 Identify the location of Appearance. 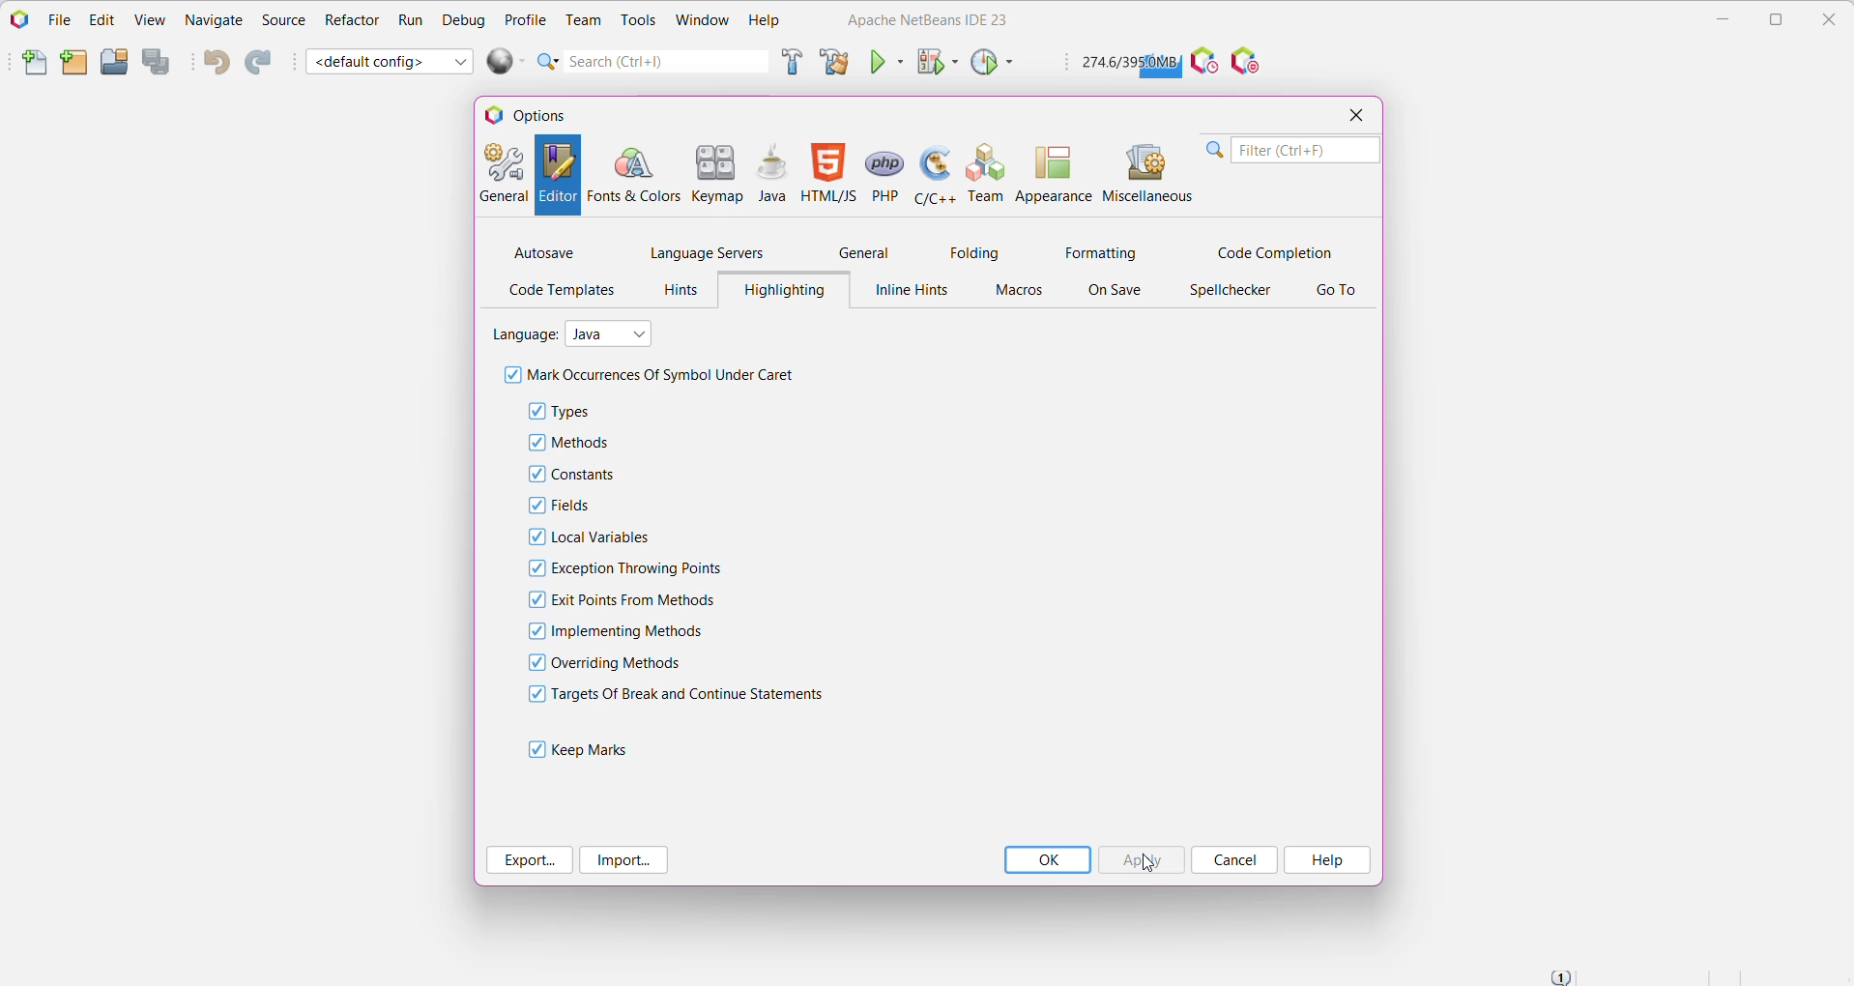
(1055, 174).